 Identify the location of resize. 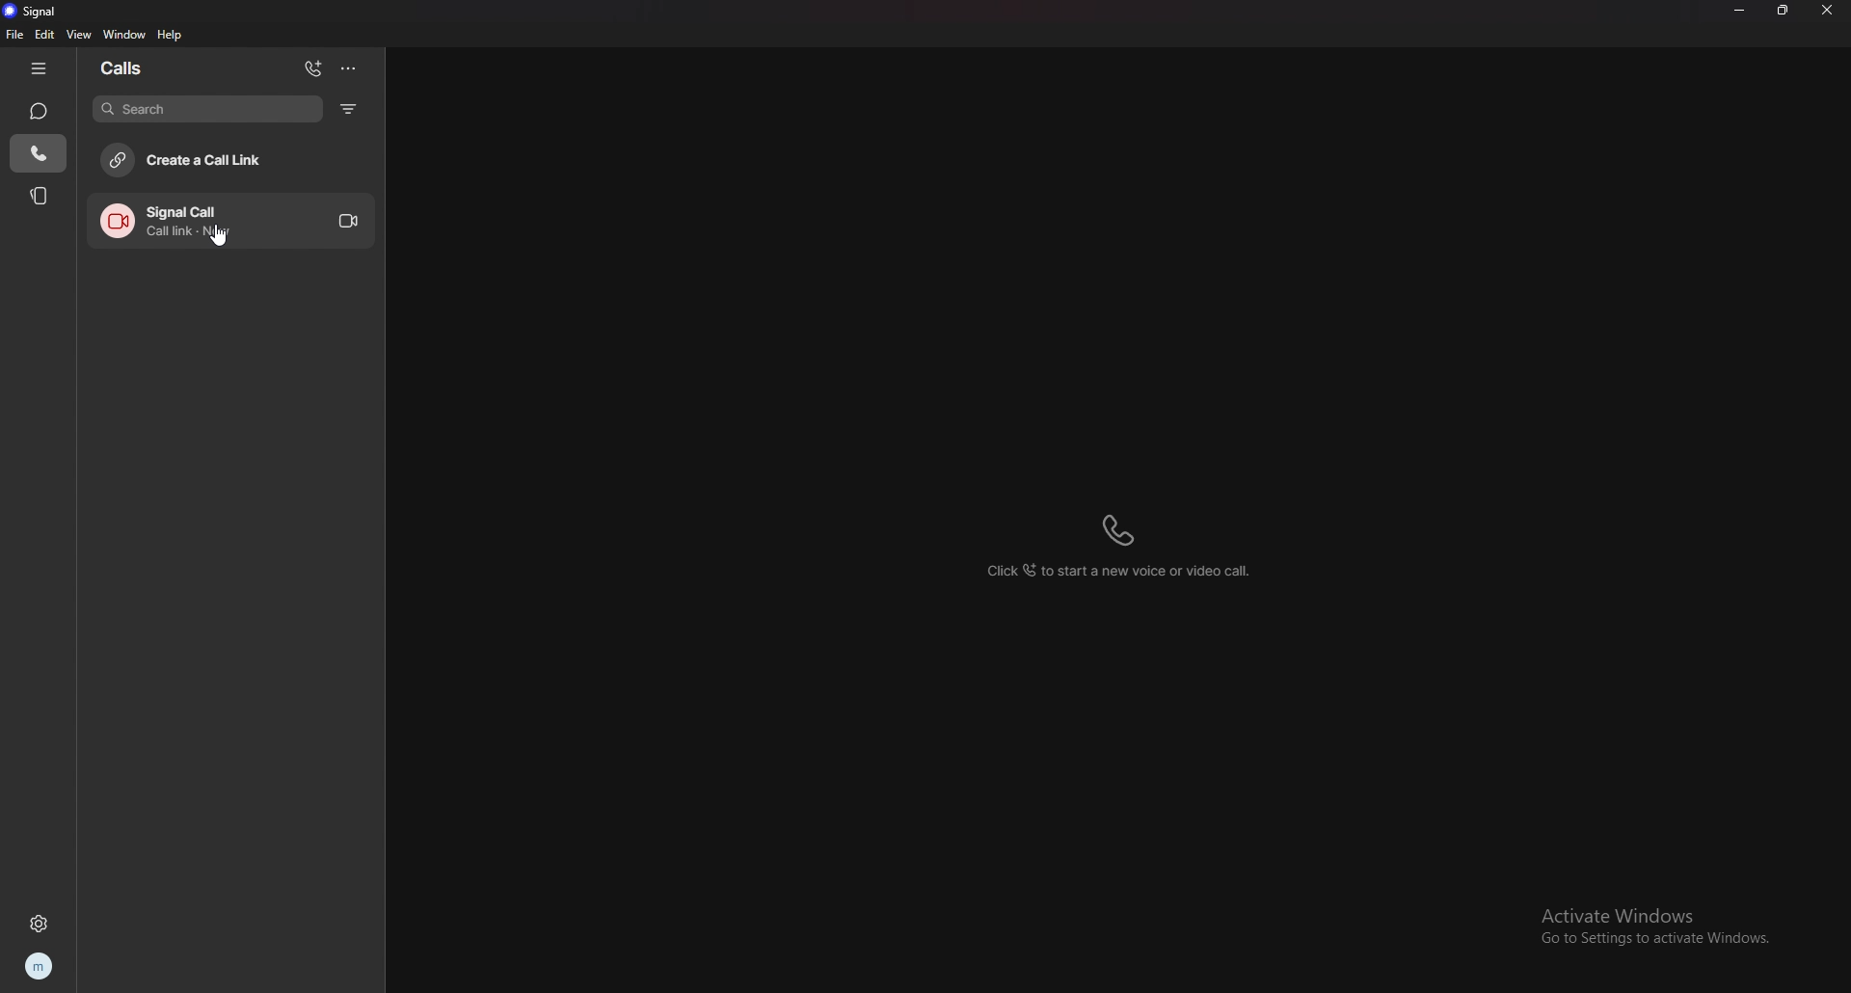
(1785, 10).